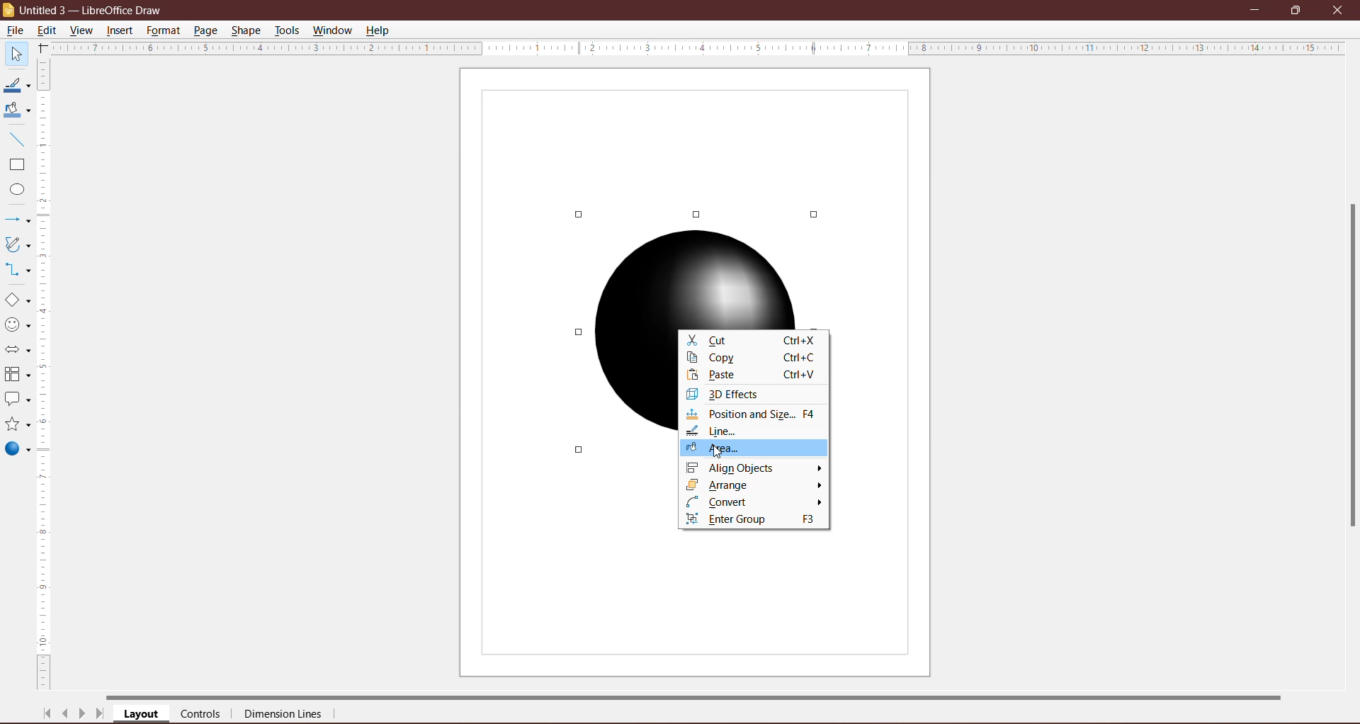  What do you see at coordinates (142, 715) in the screenshot?
I see `Layout` at bounding box center [142, 715].